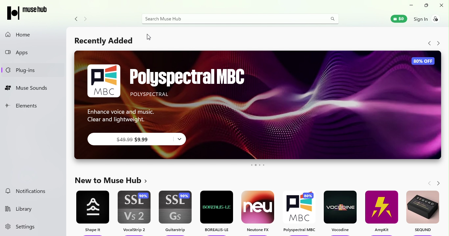  What do you see at coordinates (179, 139) in the screenshot?
I see `subscription options` at bounding box center [179, 139].